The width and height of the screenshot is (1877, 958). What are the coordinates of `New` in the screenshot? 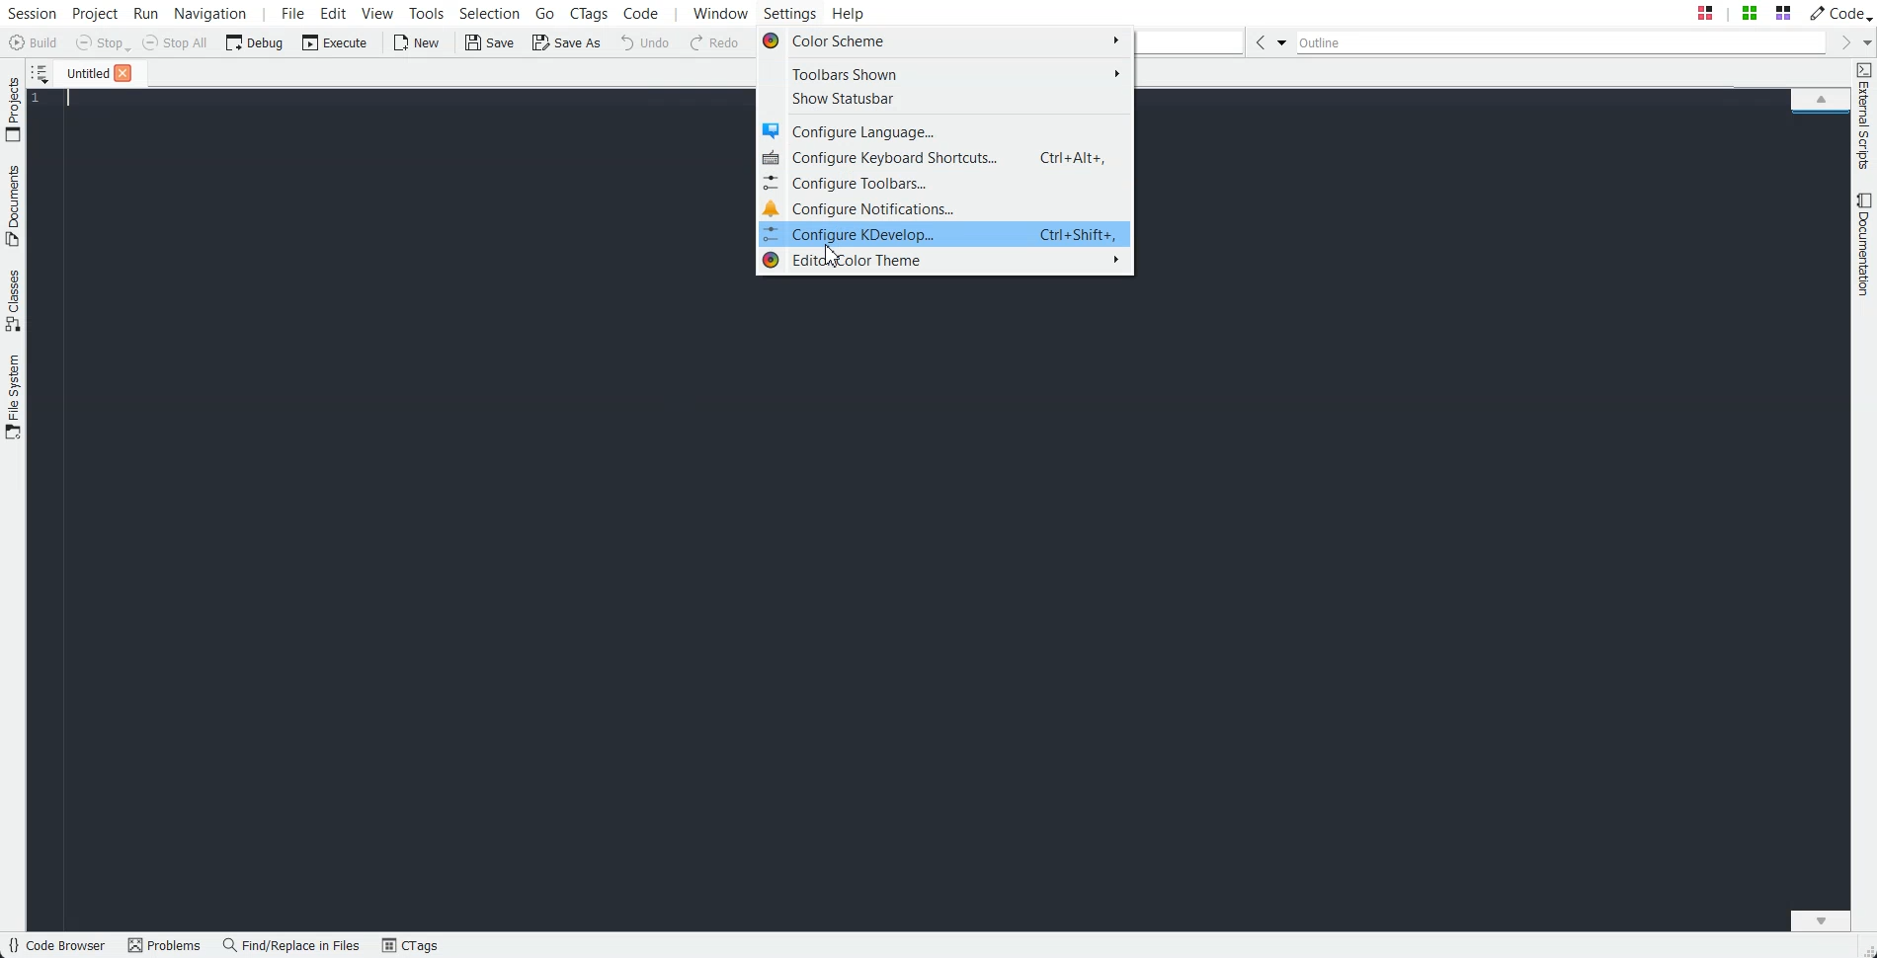 It's located at (415, 42).